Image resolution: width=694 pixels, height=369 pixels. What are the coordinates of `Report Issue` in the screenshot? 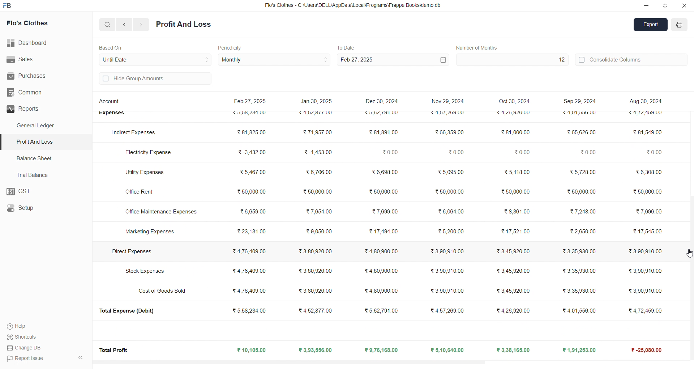 It's located at (26, 358).